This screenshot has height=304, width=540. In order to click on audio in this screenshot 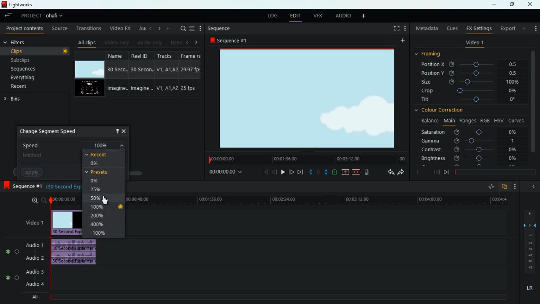, I will do `click(342, 16)`.